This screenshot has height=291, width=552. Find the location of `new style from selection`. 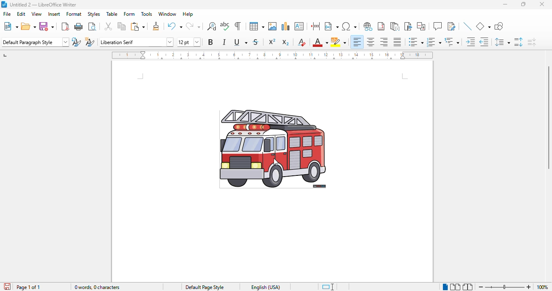

new style from selection is located at coordinates (90, 42).